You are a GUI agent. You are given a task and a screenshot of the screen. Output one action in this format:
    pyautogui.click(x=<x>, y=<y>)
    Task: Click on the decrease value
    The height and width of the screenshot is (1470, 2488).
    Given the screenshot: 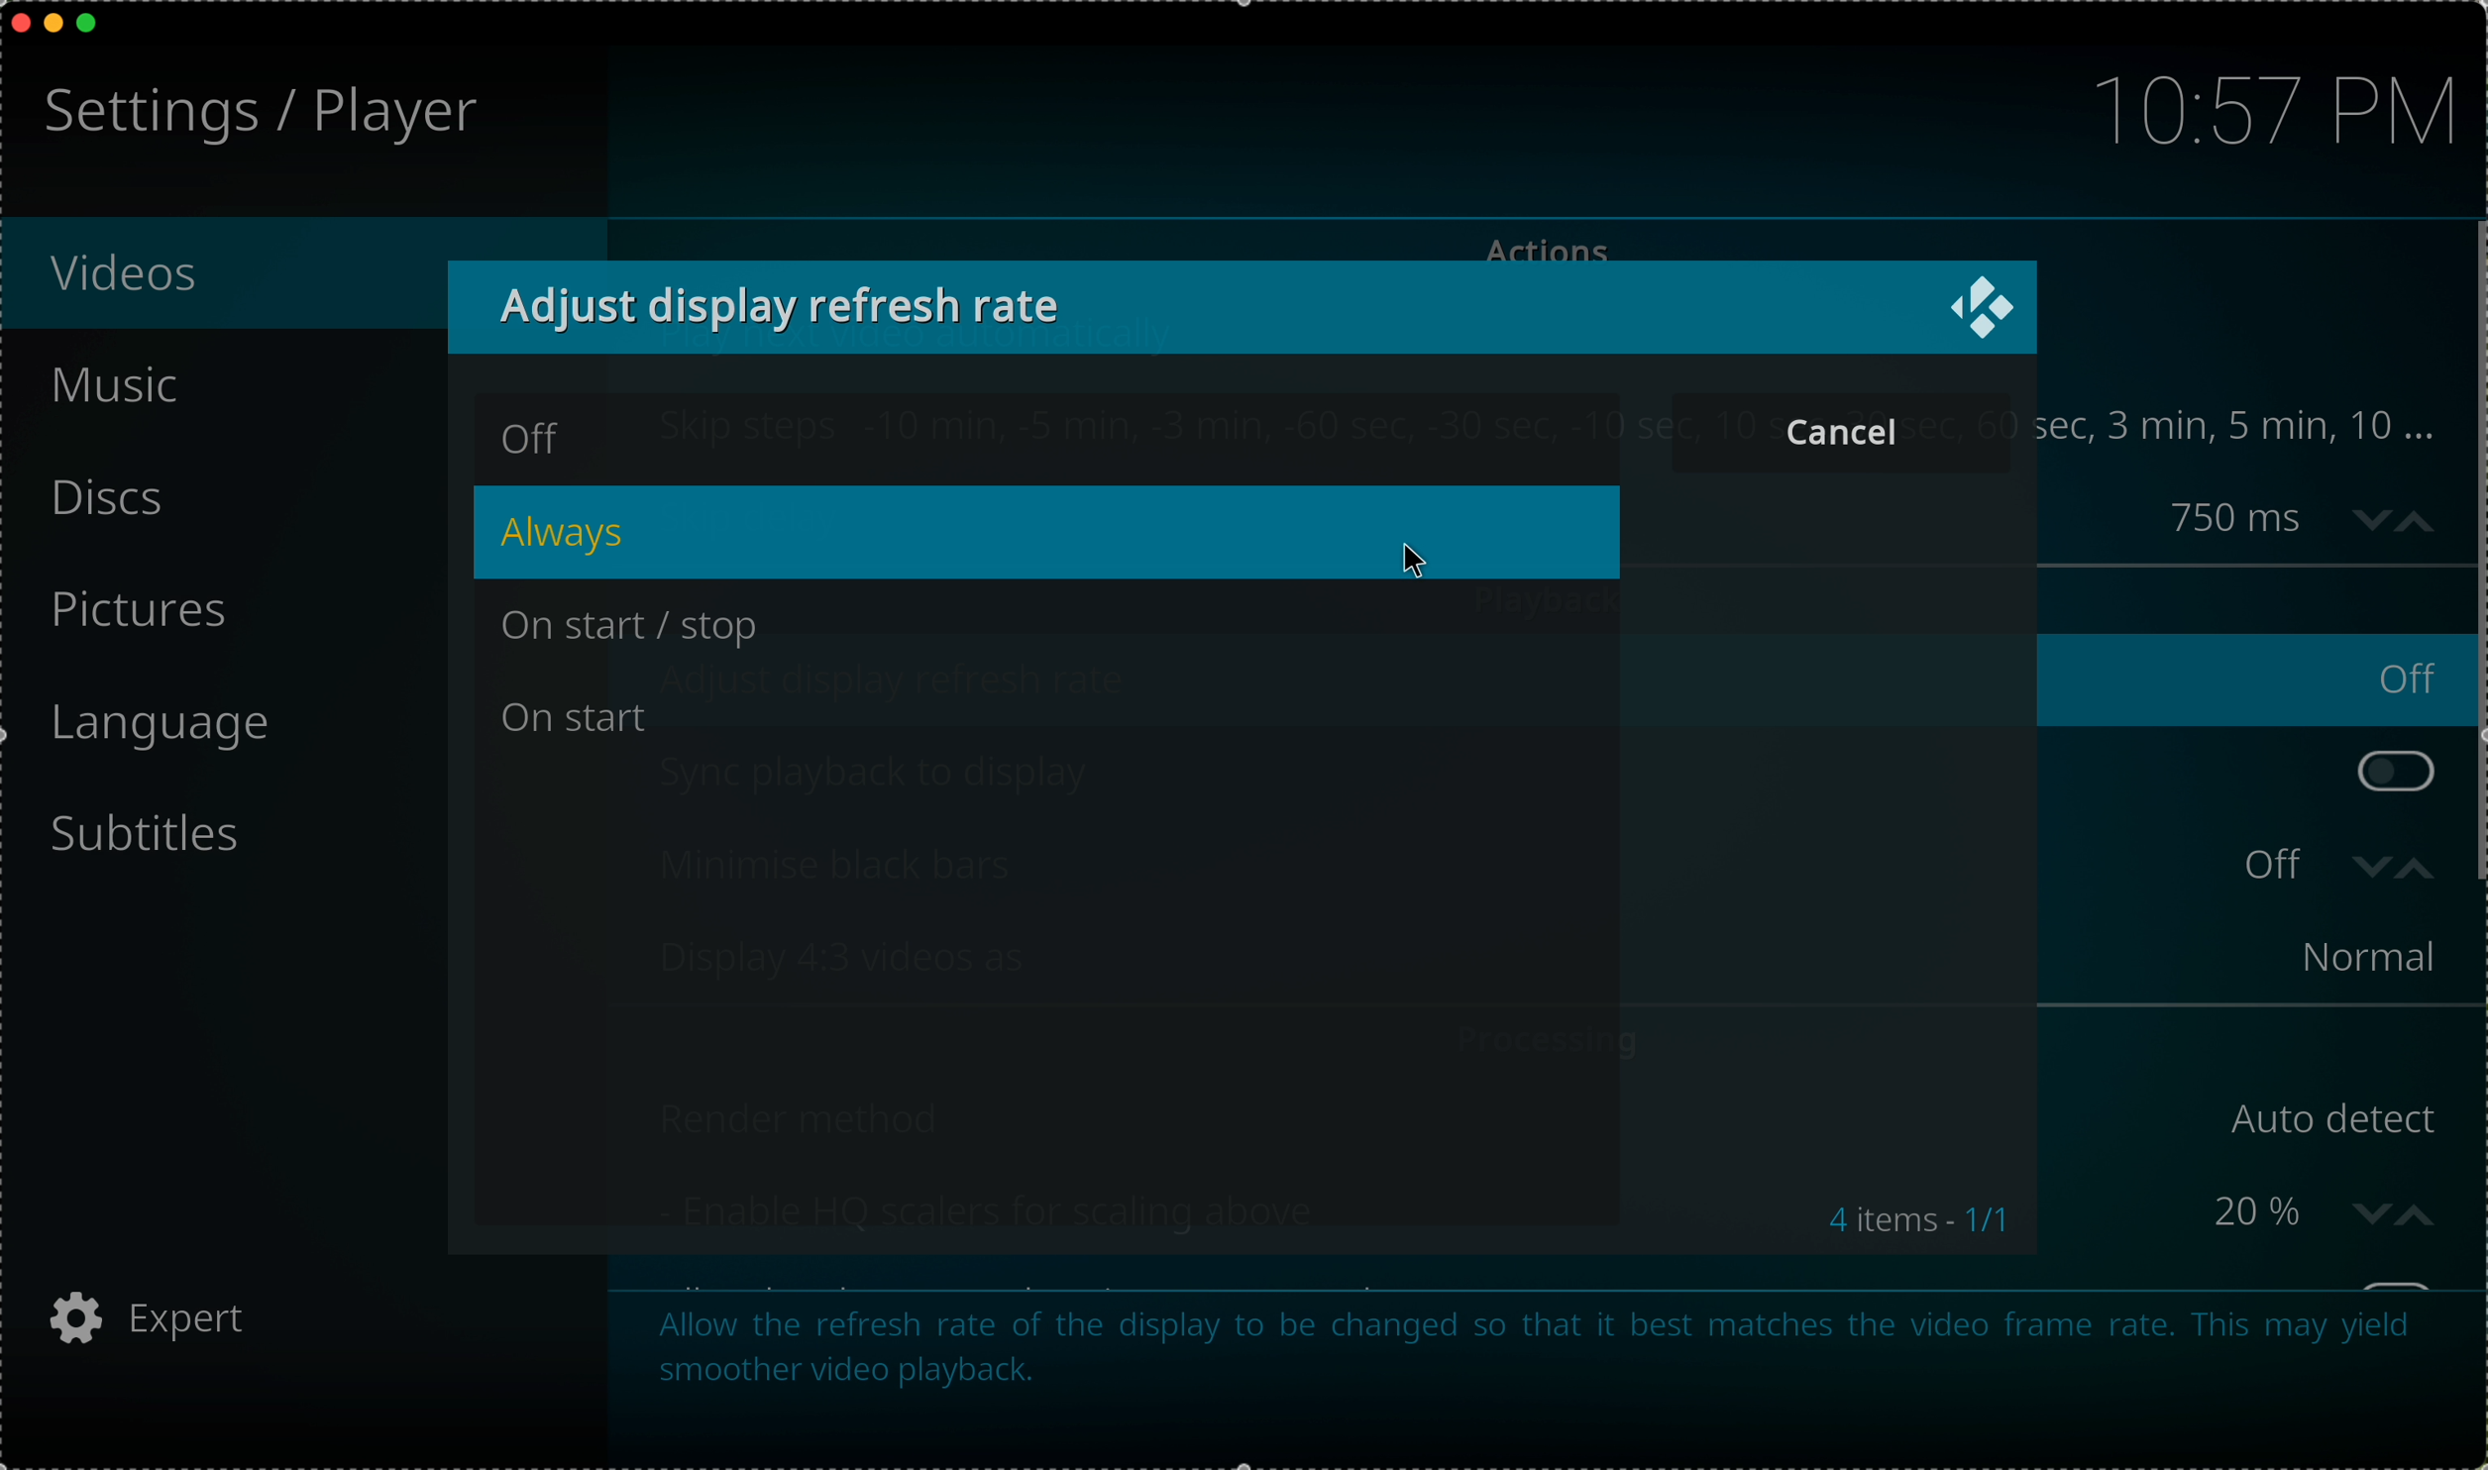 What is the action you would take?
    pyautogui.click(x=2367, y=872)
    